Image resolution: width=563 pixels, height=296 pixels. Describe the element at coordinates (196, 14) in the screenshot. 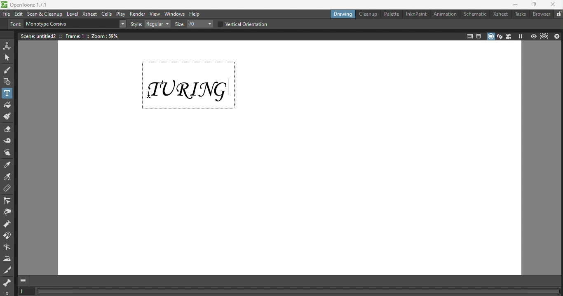

I see `Help` at that location.